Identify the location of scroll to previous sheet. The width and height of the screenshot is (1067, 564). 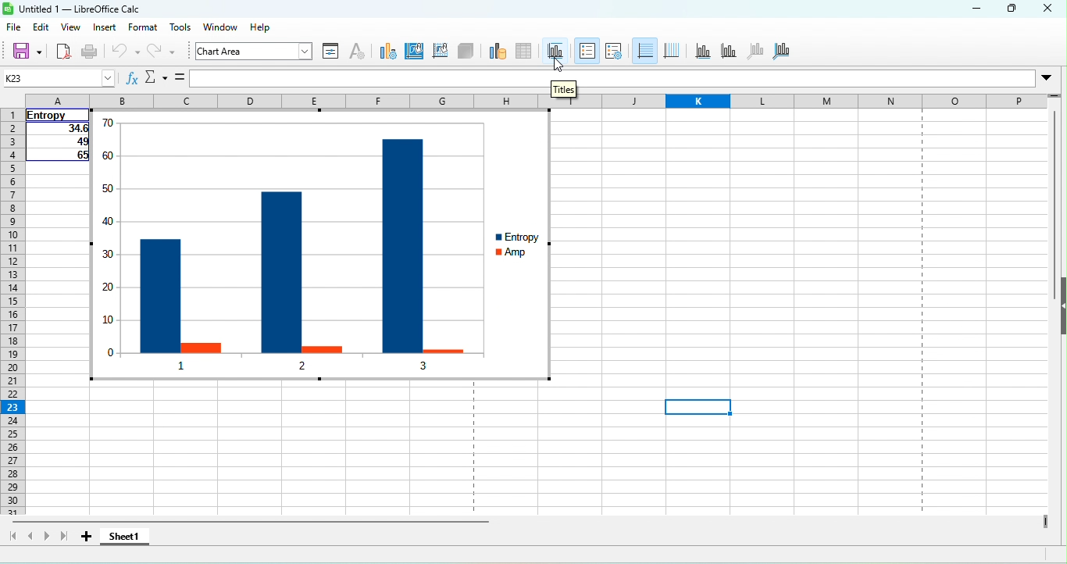
(31, 536).